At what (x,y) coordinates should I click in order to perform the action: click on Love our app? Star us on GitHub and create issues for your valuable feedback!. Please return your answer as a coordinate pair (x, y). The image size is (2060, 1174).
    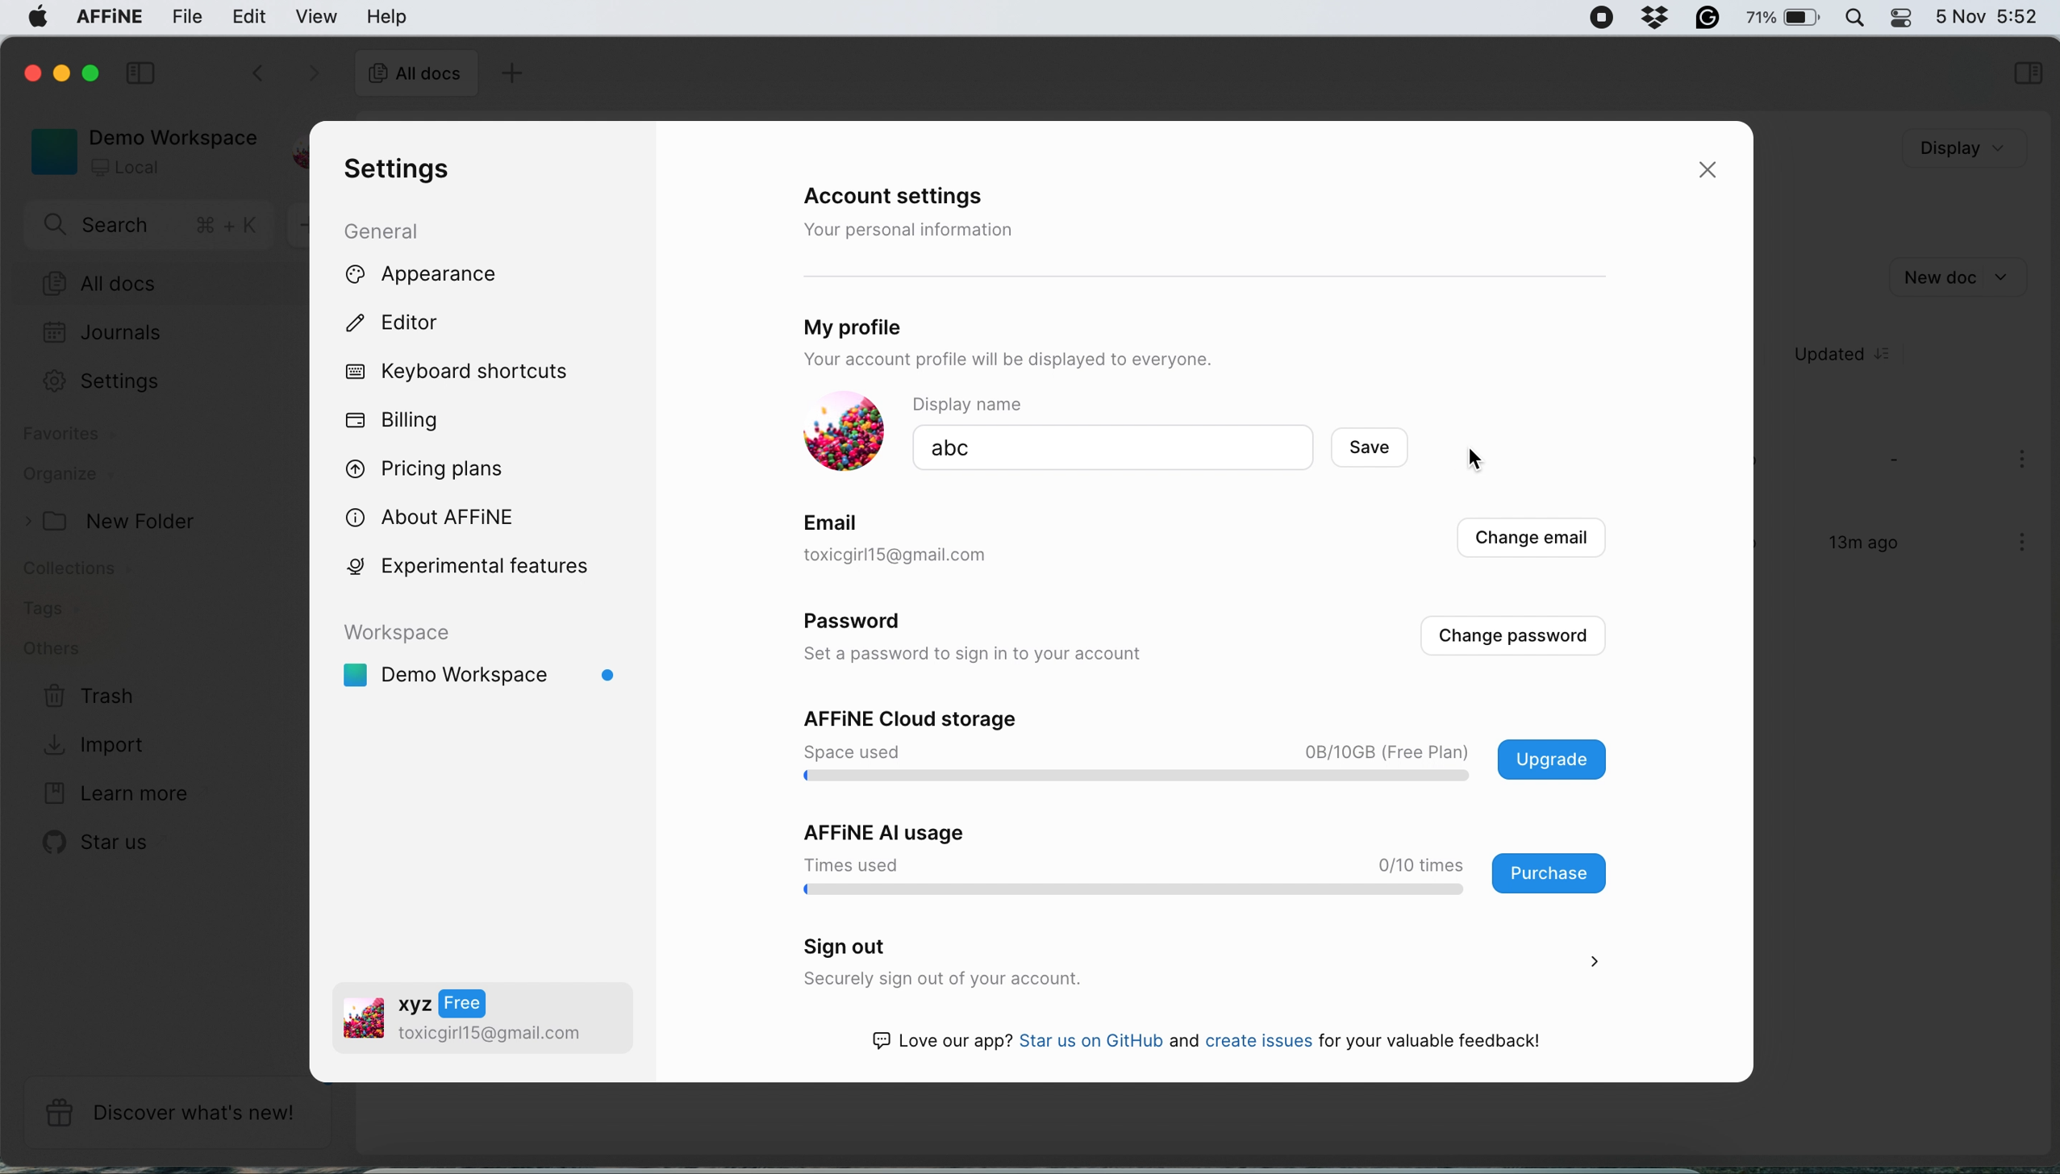
    Looking at the image, I should click on (1222, 1043).